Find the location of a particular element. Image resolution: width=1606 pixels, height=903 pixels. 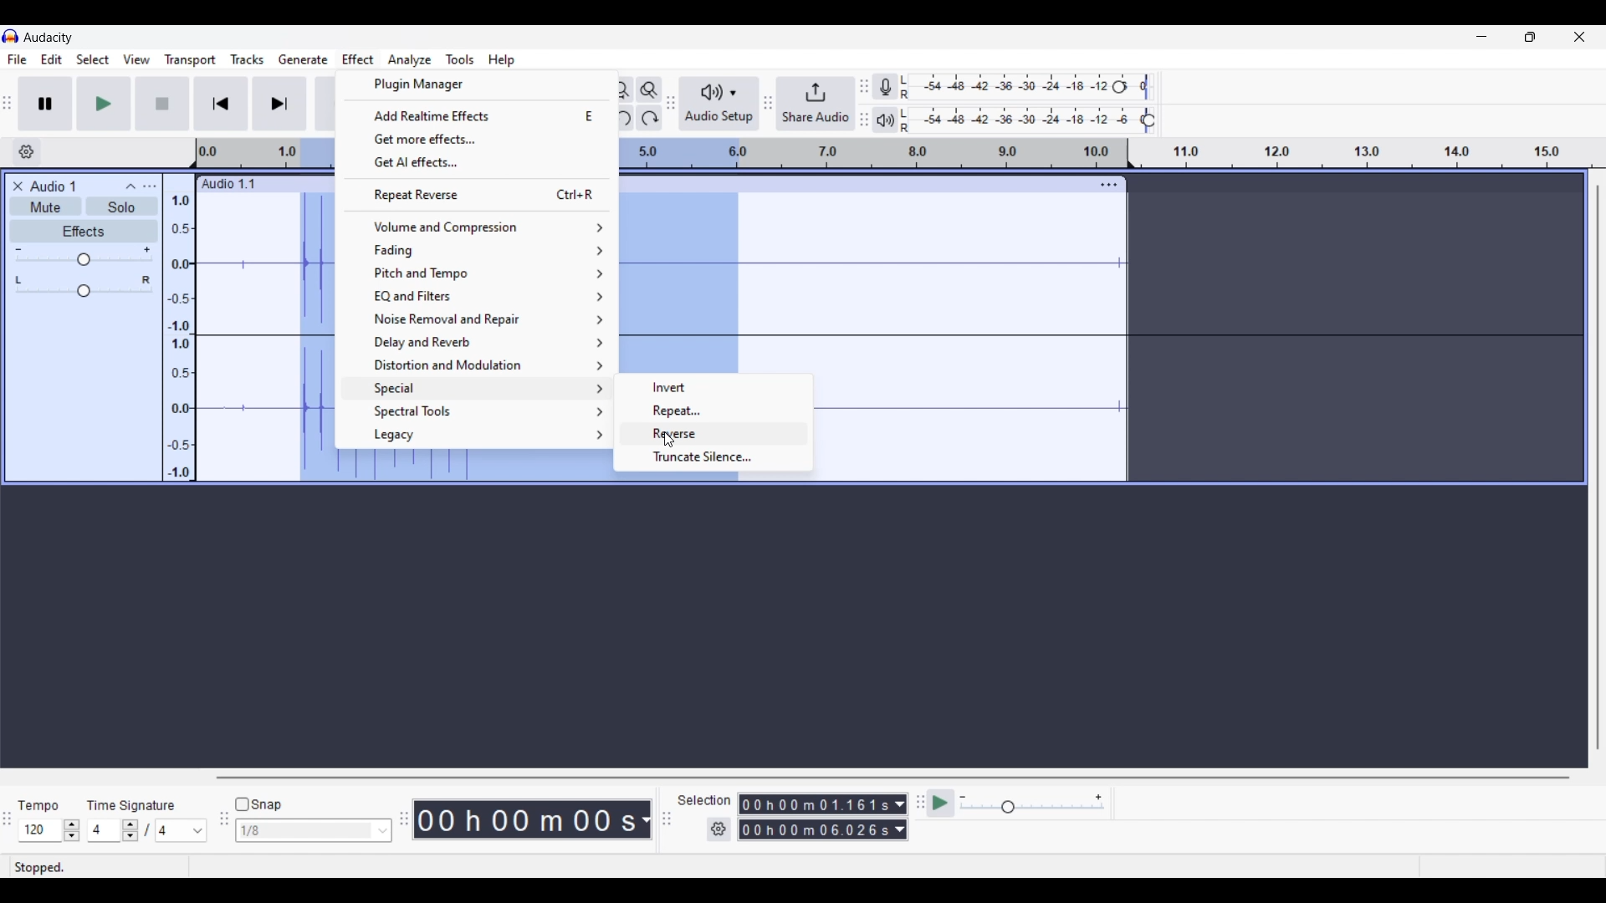

Time signature options is located at coordinates (182, 831).